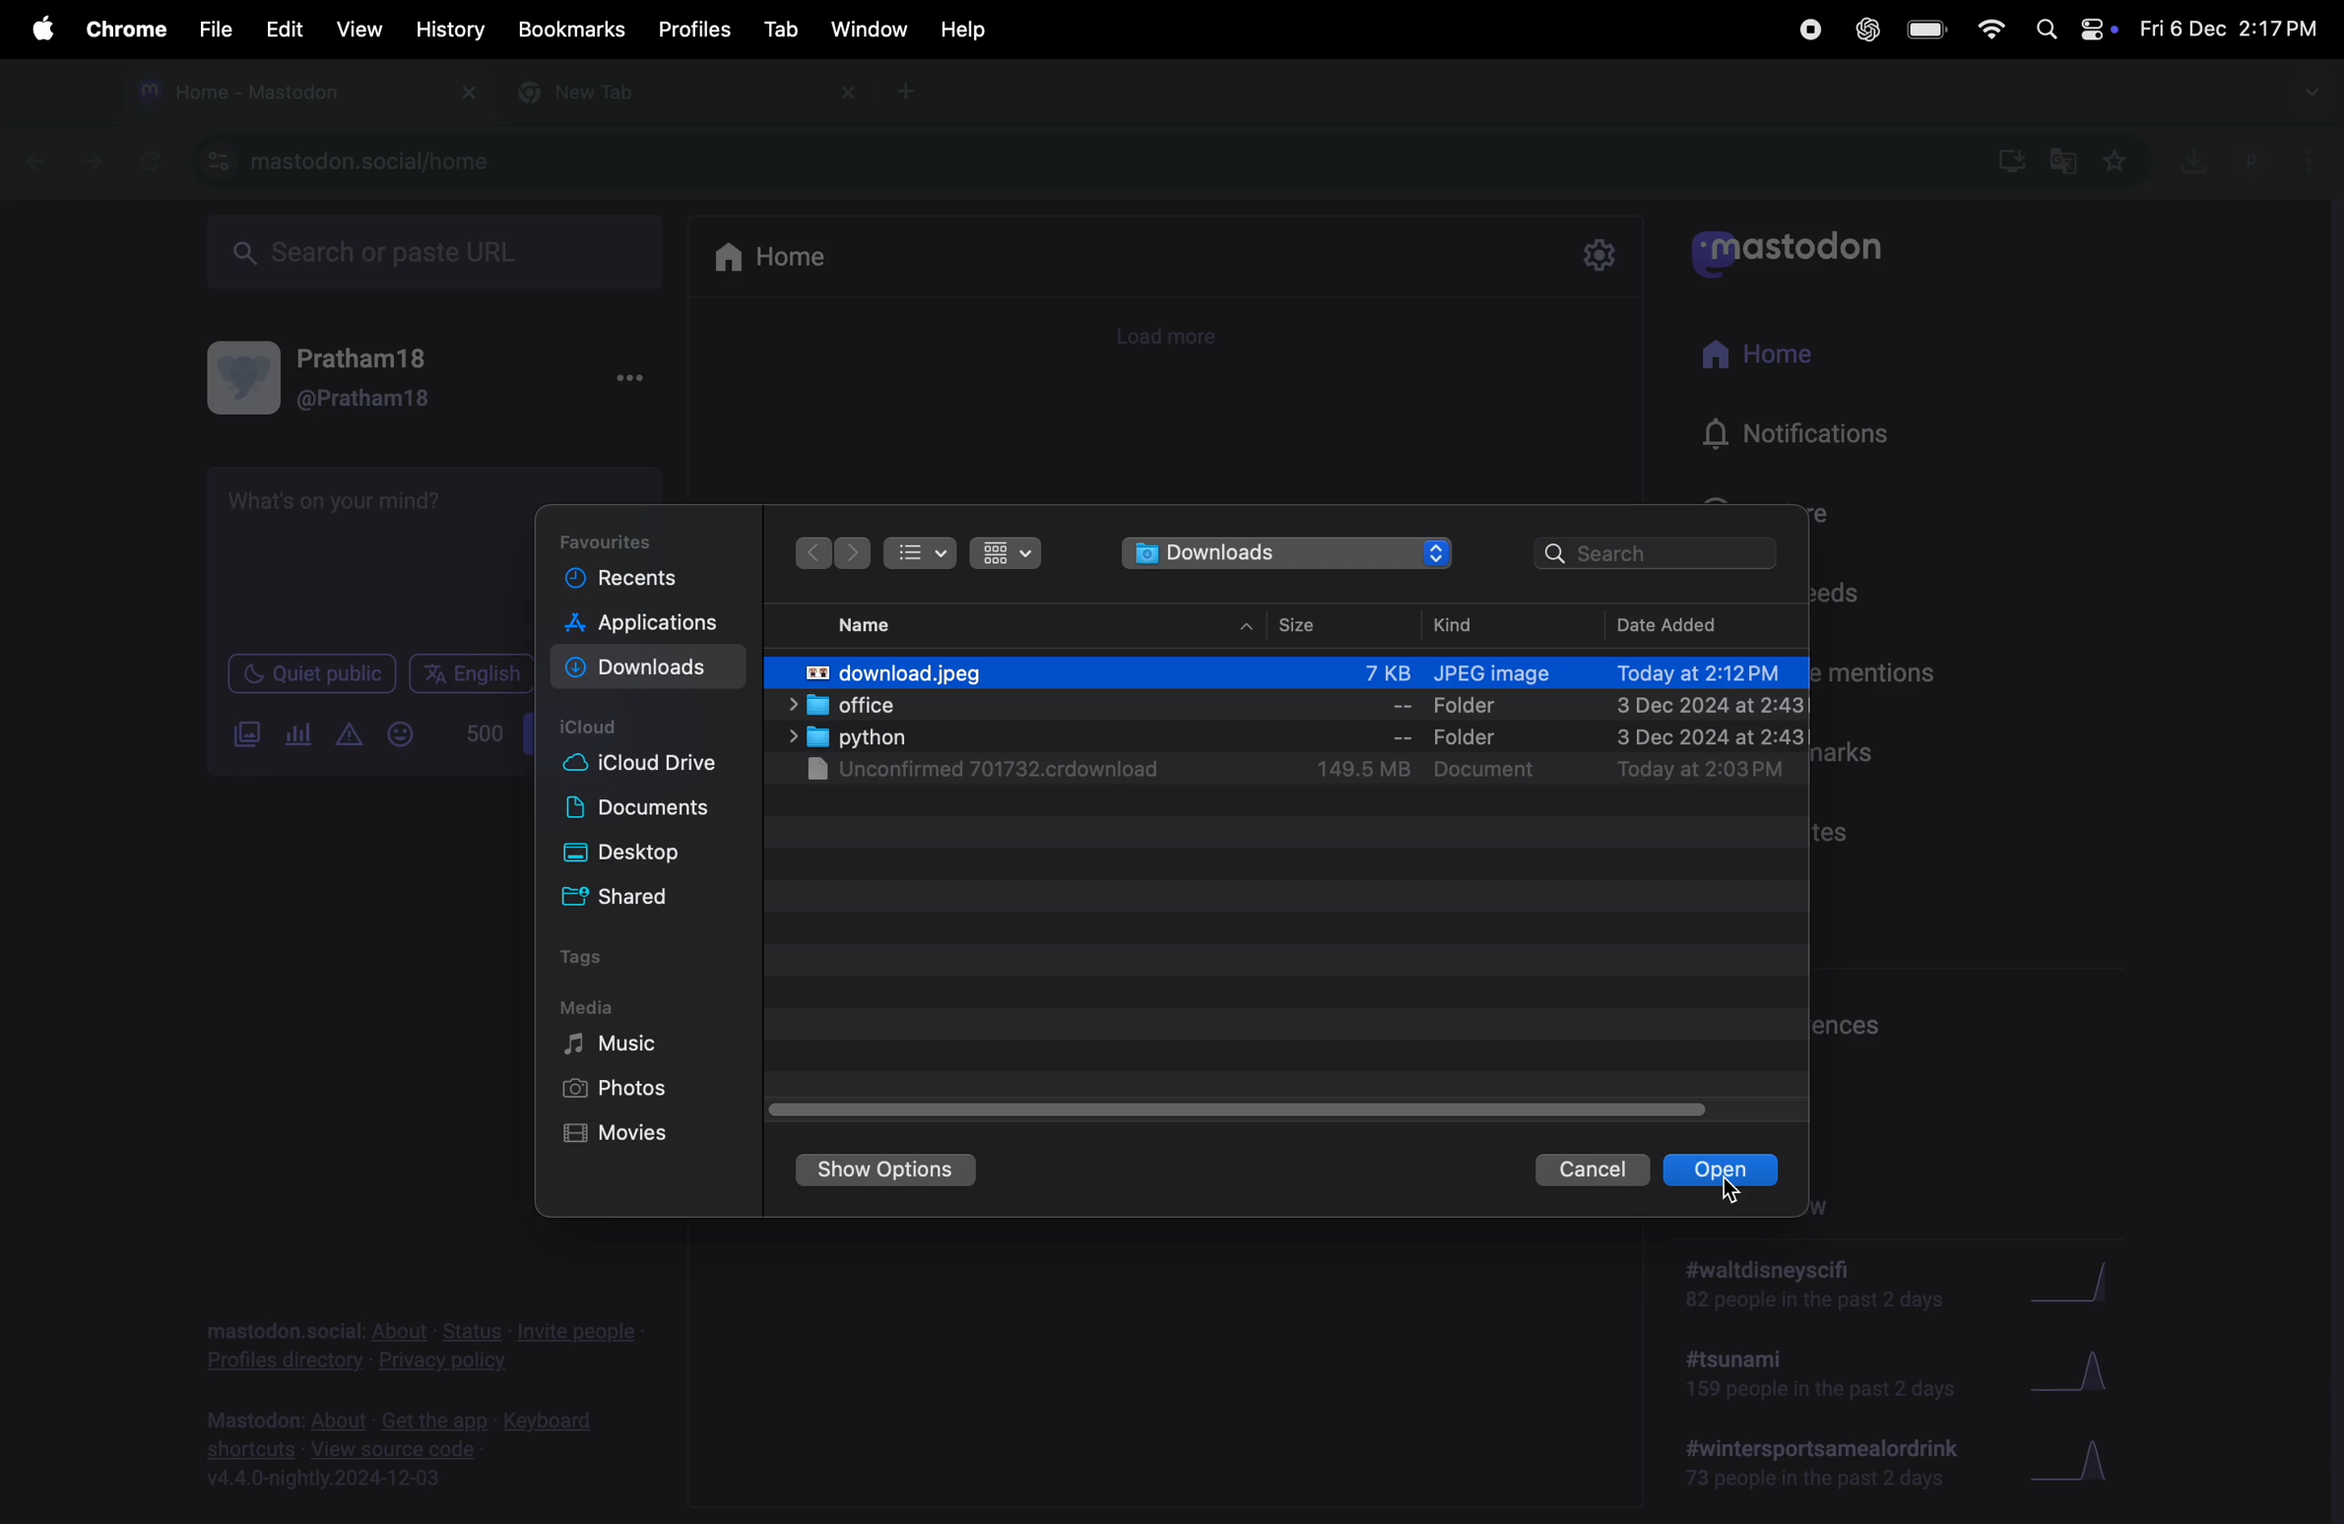 This screenshot has height=1524, width=2344. Describe the element at coordinates (1785, 362) in the screenshot. I see `home` at that location.